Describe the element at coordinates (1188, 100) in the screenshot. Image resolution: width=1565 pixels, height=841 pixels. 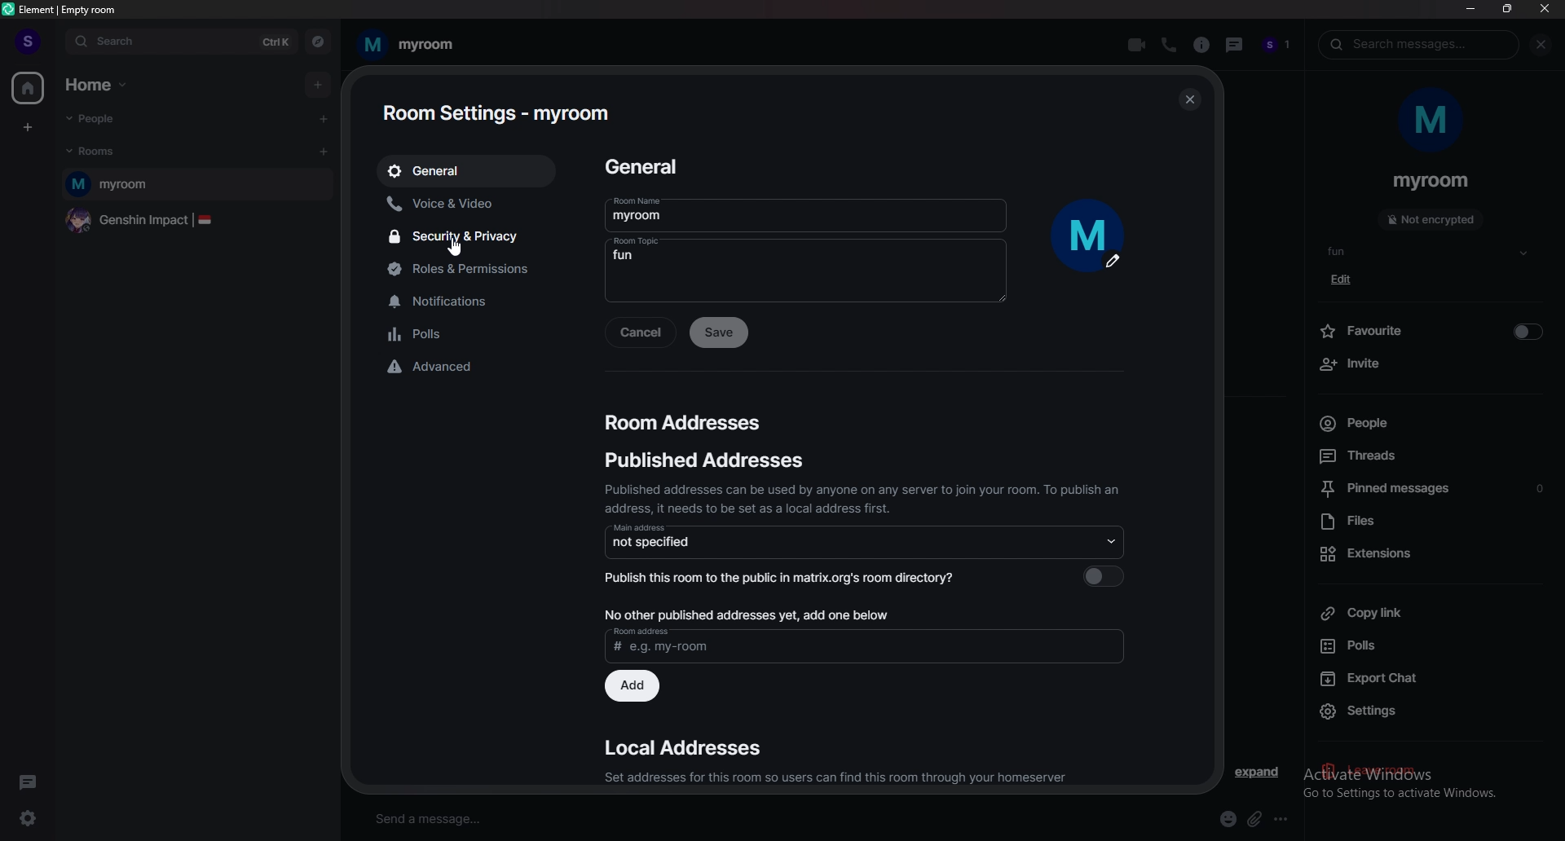
I see `close` at that location.